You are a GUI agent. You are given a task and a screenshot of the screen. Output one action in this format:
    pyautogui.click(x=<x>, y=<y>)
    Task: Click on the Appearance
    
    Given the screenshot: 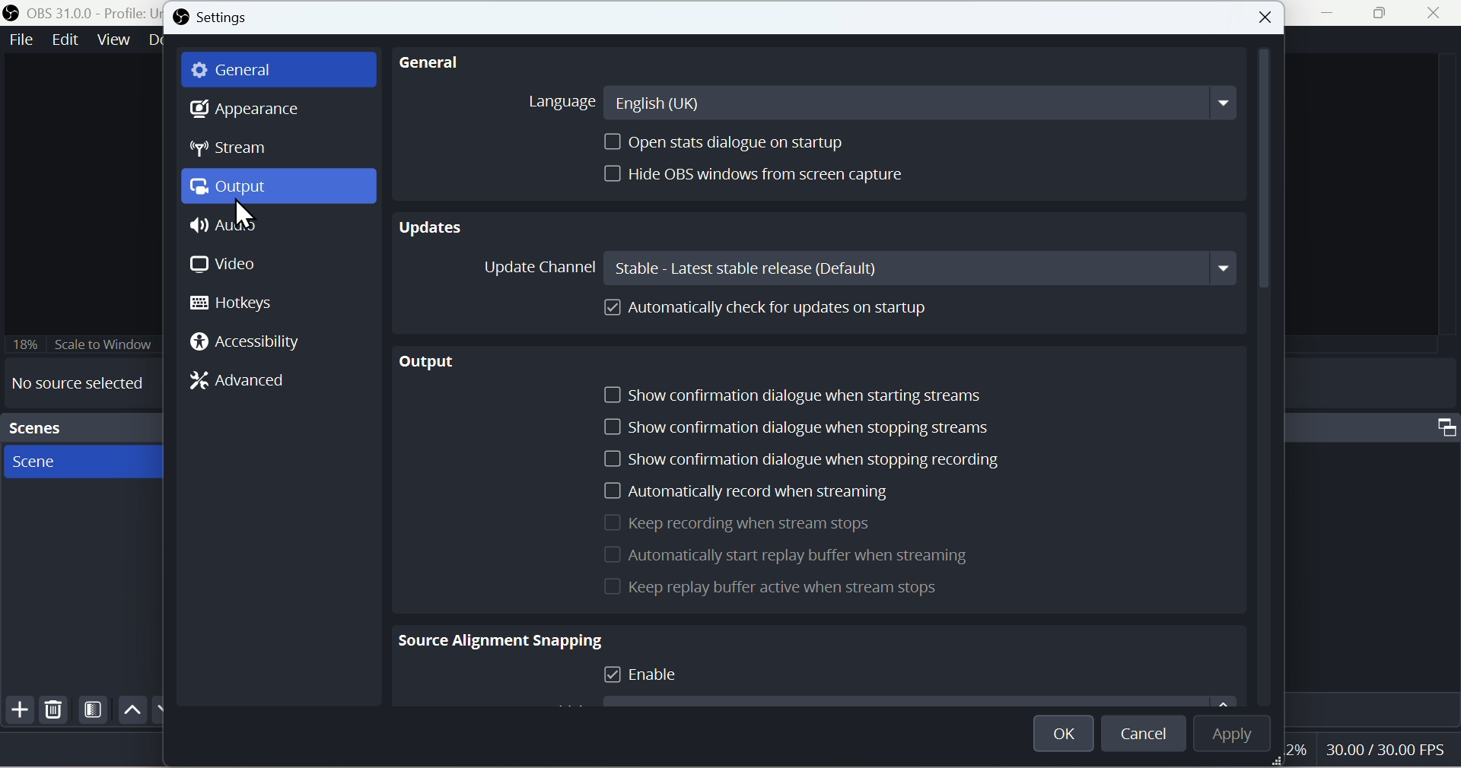 What is the action you would take?
    pyautogui.click(x=256, y=111)
    